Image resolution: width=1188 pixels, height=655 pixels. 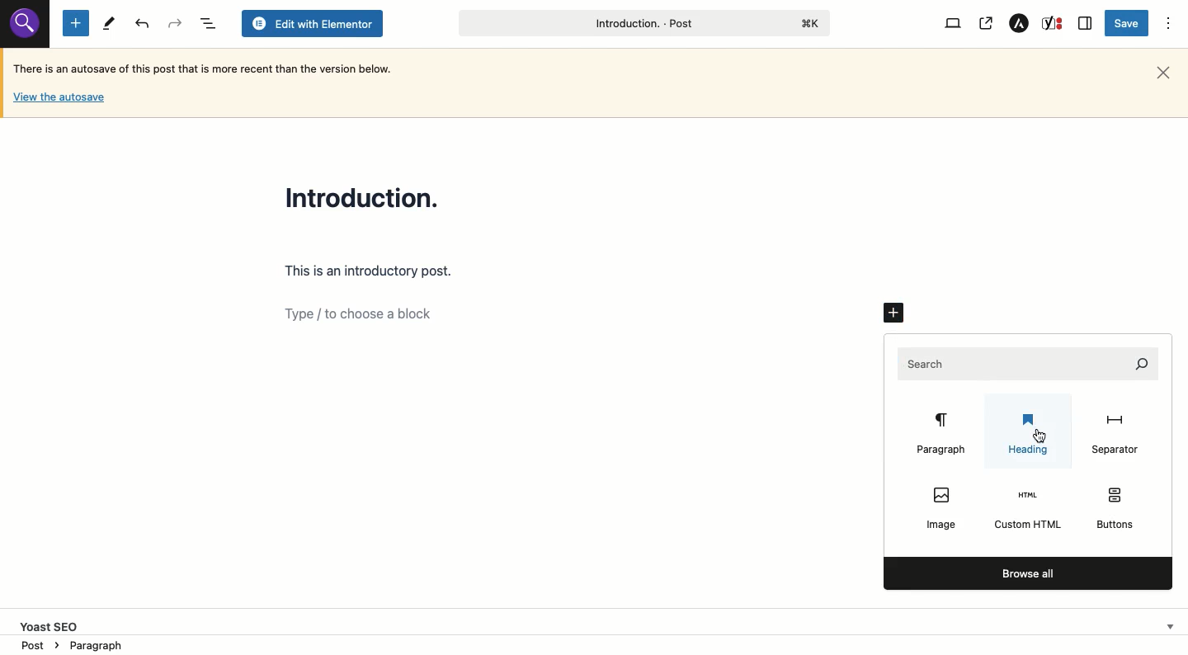 I want to click on This is an introductory post., so click(x=370, y=272).